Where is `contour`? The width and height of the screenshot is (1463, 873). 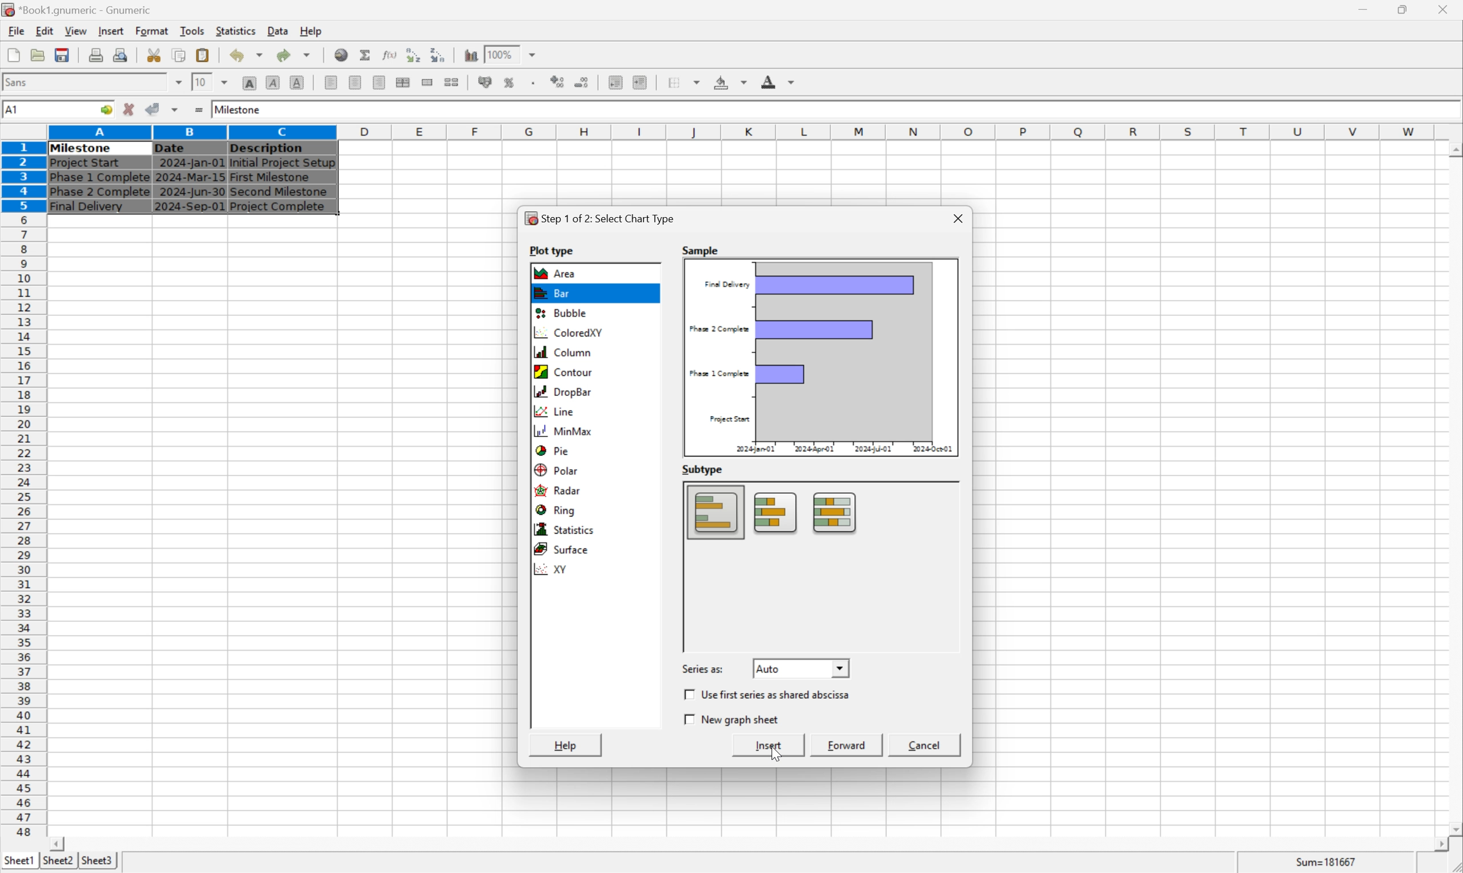 contour is located at coordinates (566, 371).